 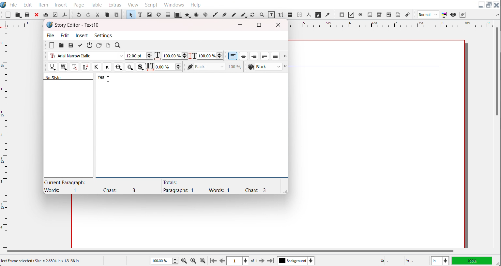 What do you see at coordinates (159, 14) in the screenshot?
I see `Render Frame` at bounding box center [159, 14].